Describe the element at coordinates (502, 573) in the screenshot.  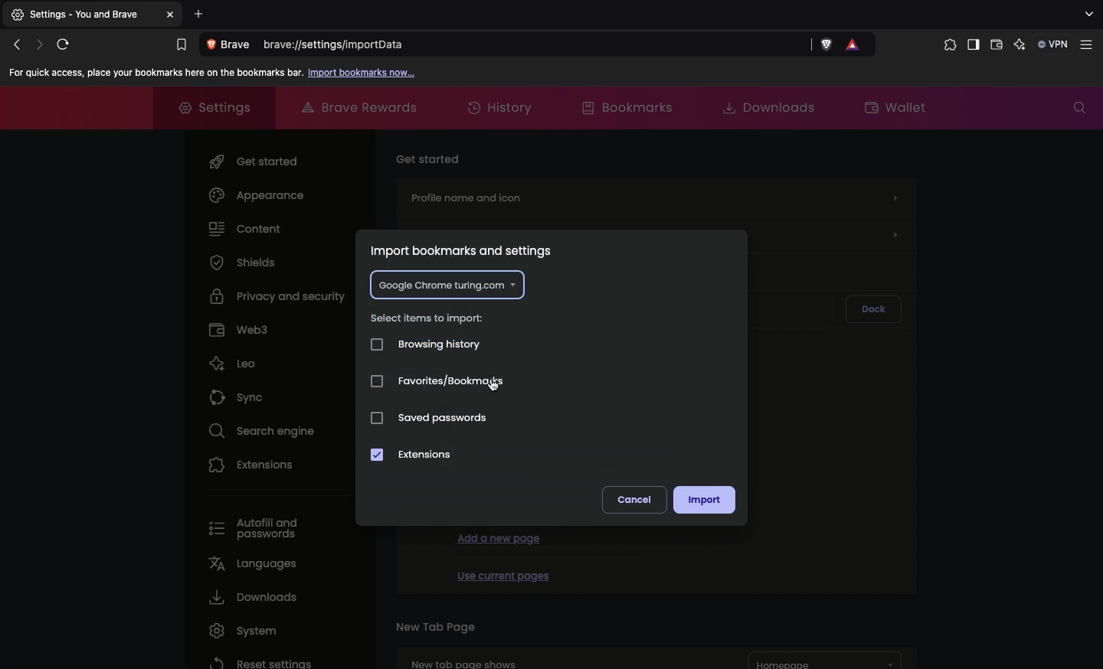
I see `Use current pages` at that location.